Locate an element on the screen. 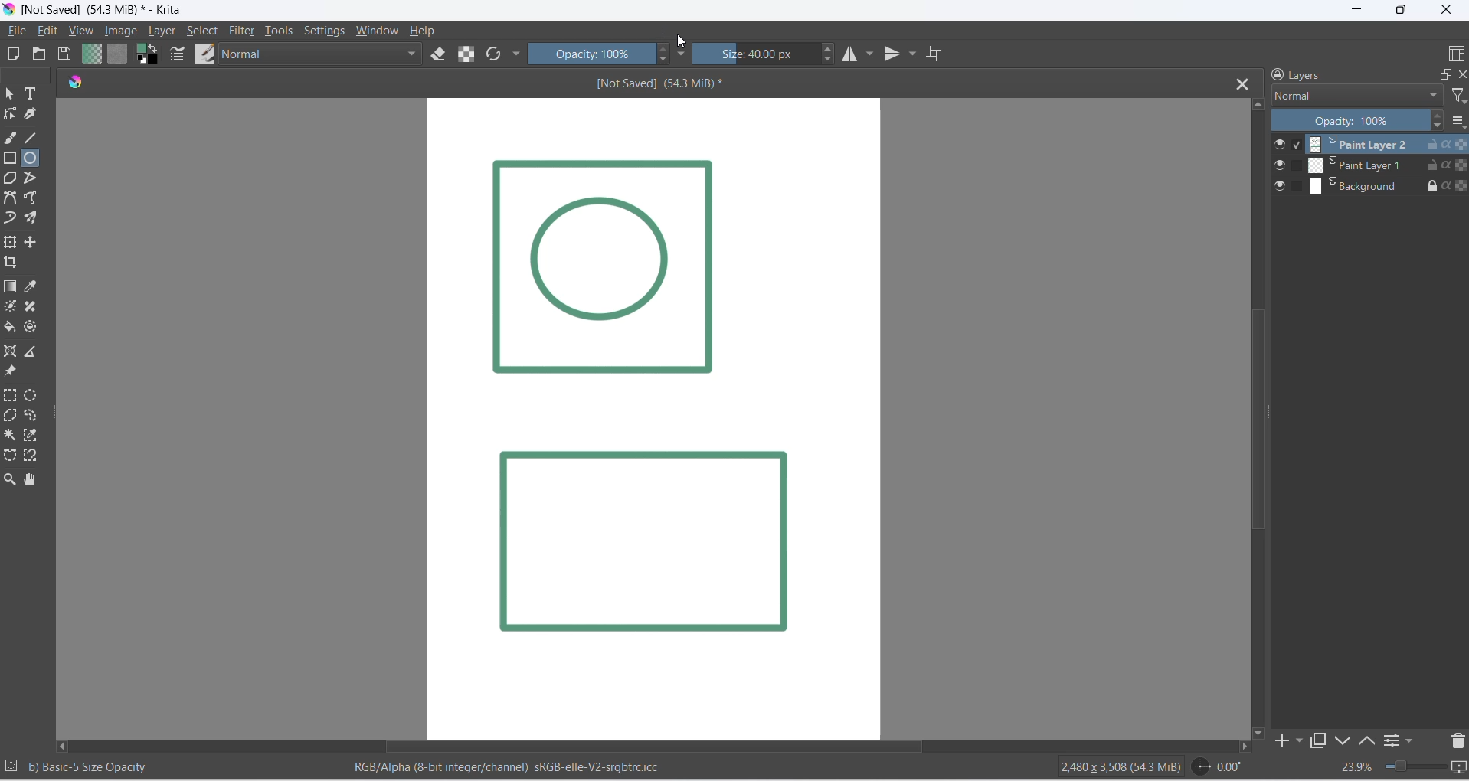  contigous selection stool is located at coordinates (11, 435).